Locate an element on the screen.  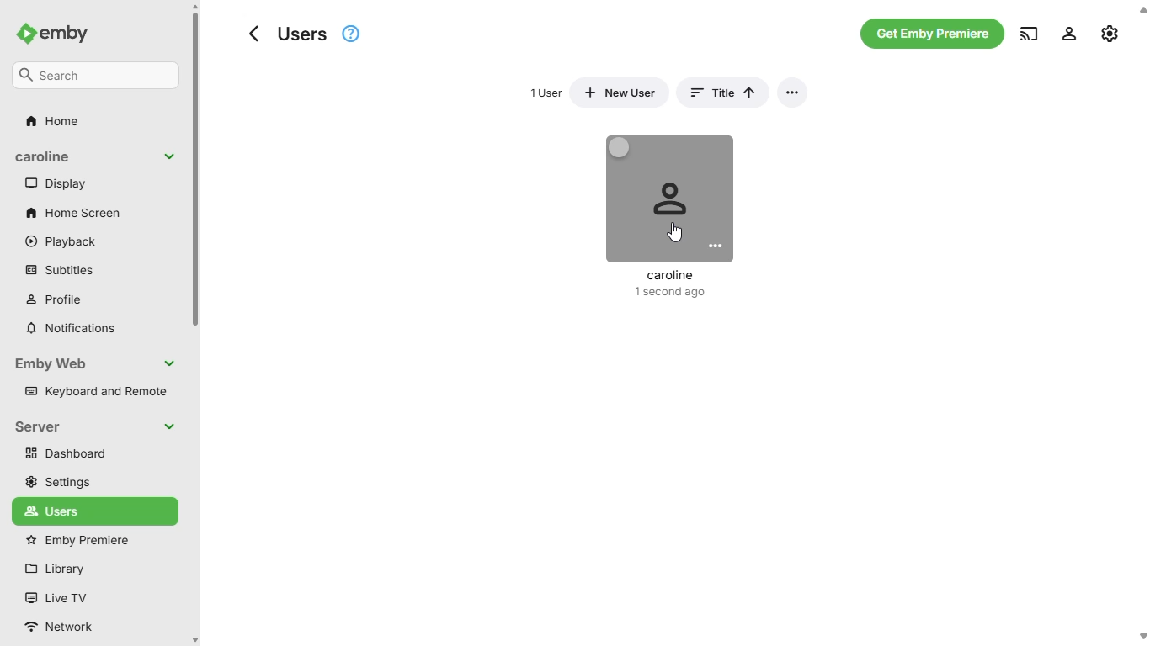
home screen is located at coordinates (73, 213).